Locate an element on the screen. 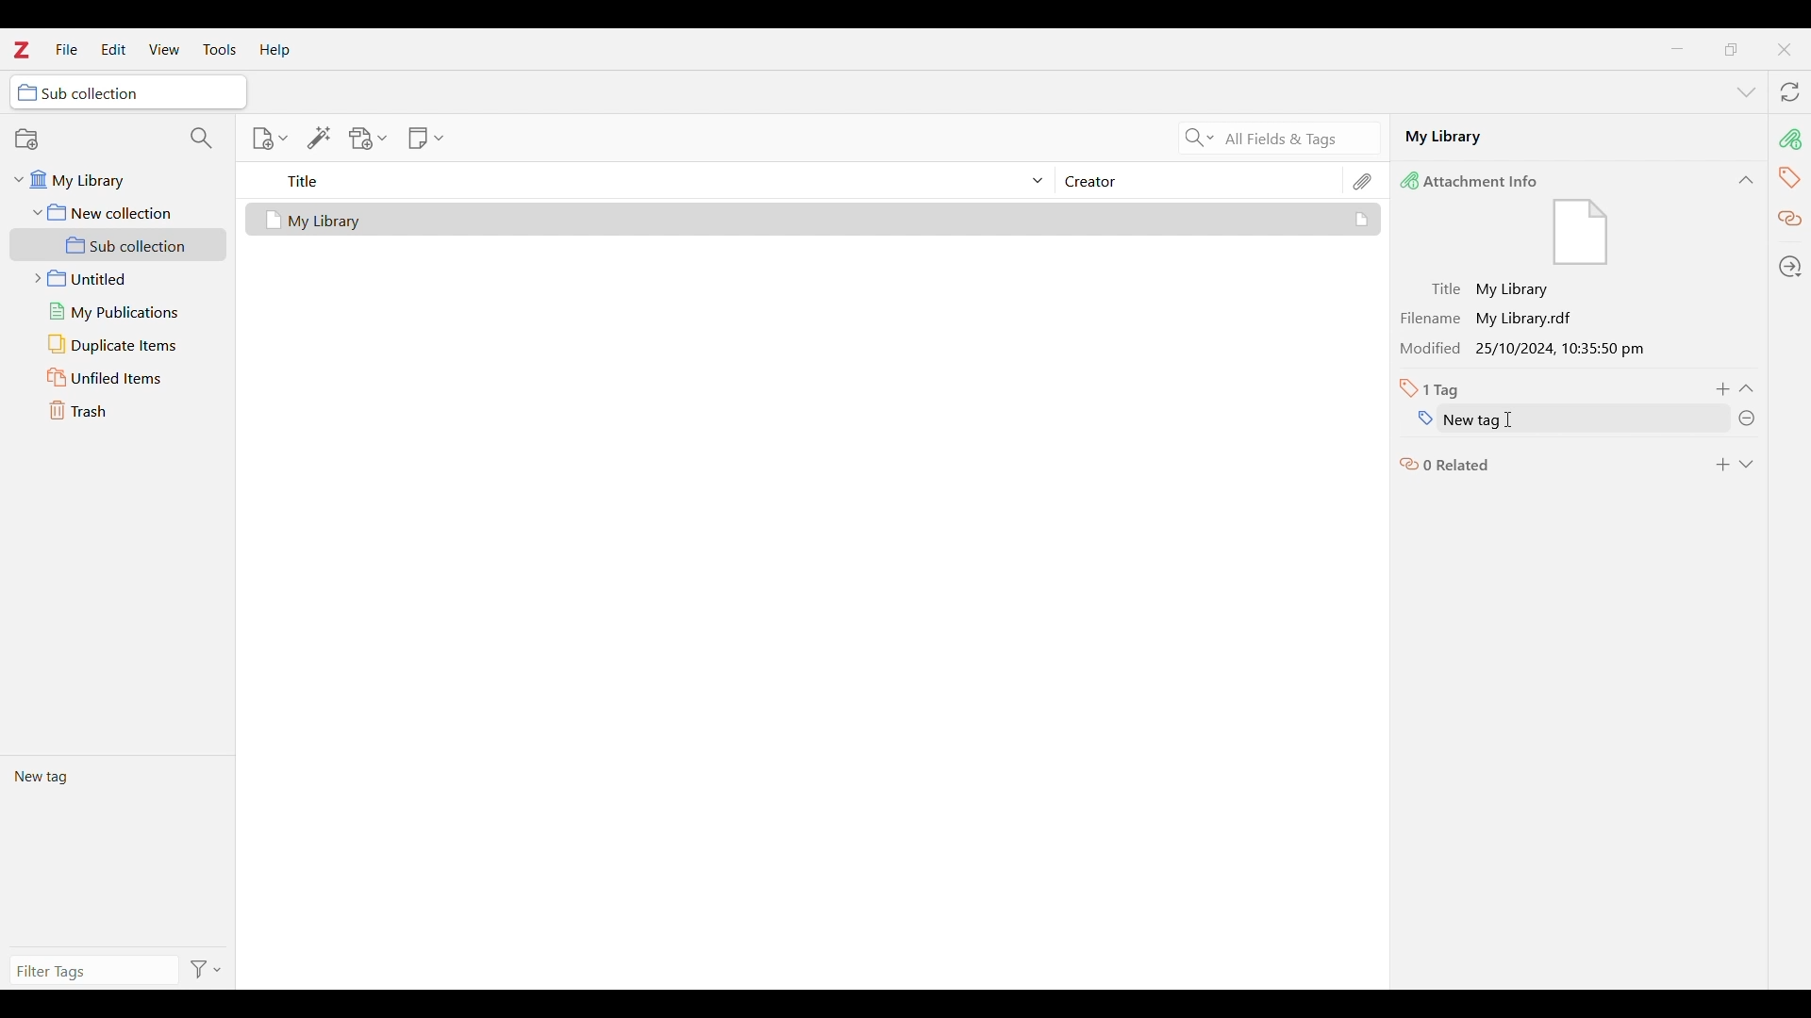  View menu is located at coordinates (165, 49).